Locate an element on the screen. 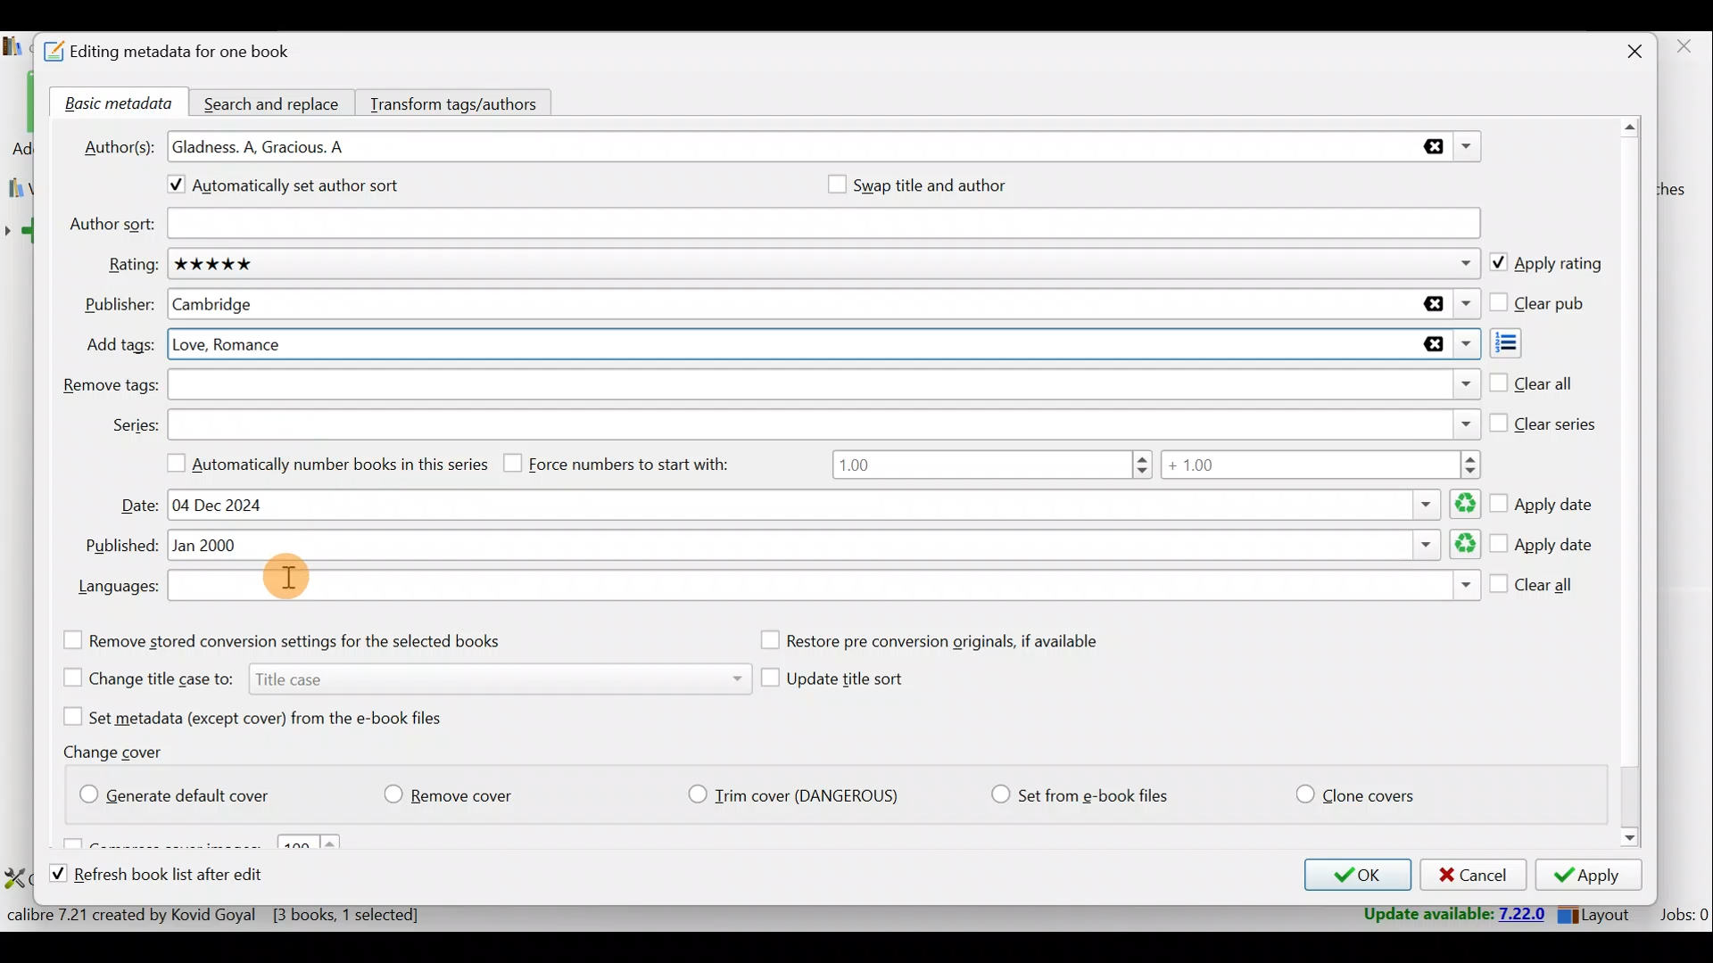 The image size is (1713, 963). Cancel is located at coordinates (1470, 876).